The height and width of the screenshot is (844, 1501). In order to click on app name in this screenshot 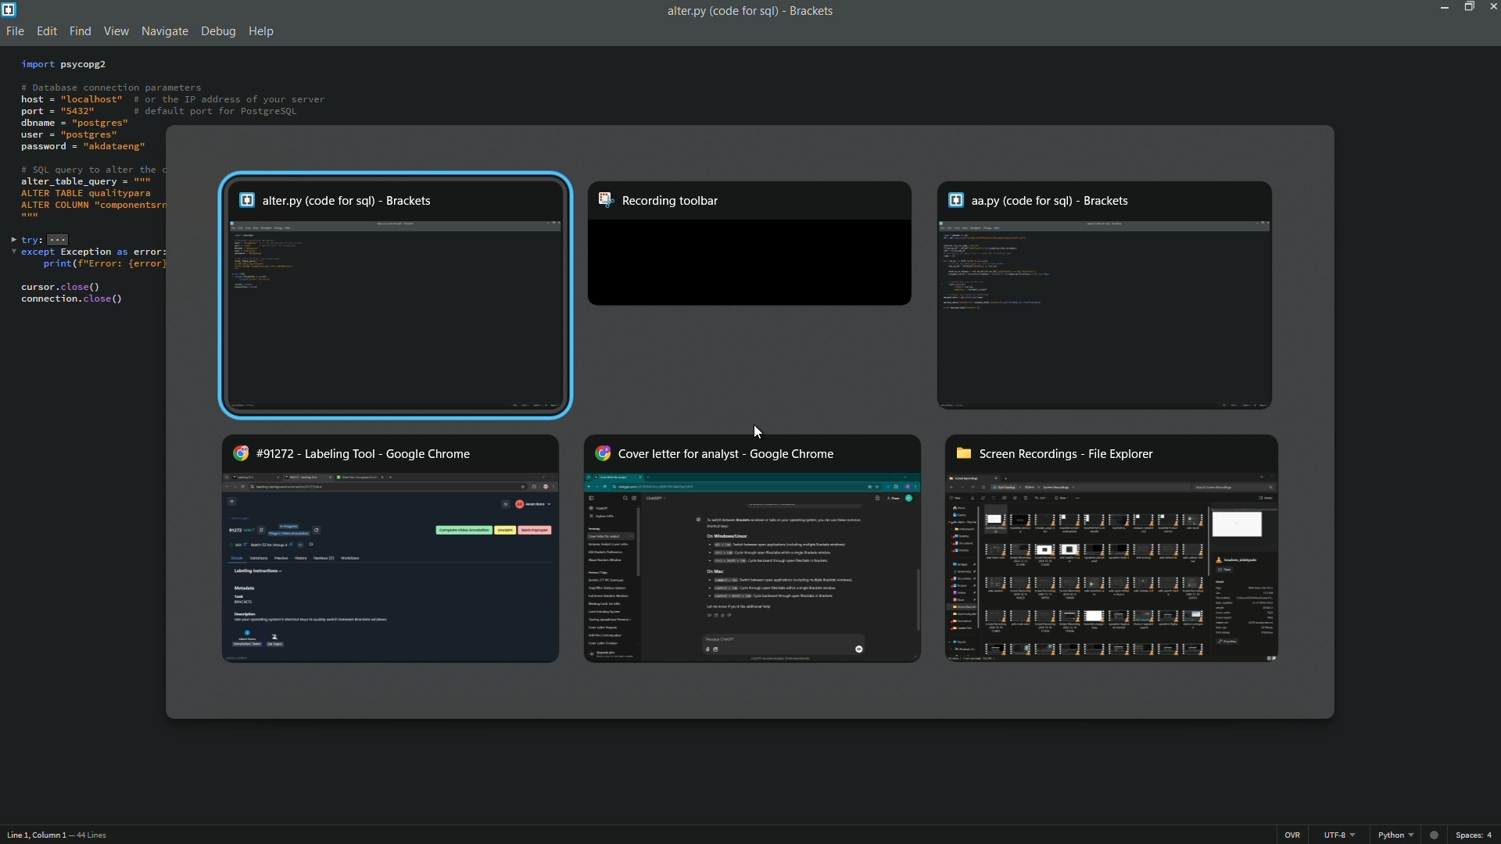, I will do `click(813, 9)`.